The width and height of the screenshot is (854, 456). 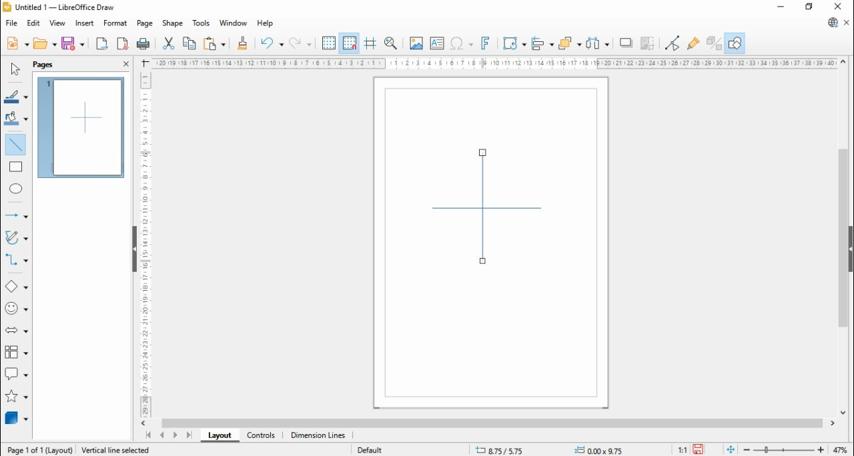 I want to click on 1:1, so click(x=681, y=450).